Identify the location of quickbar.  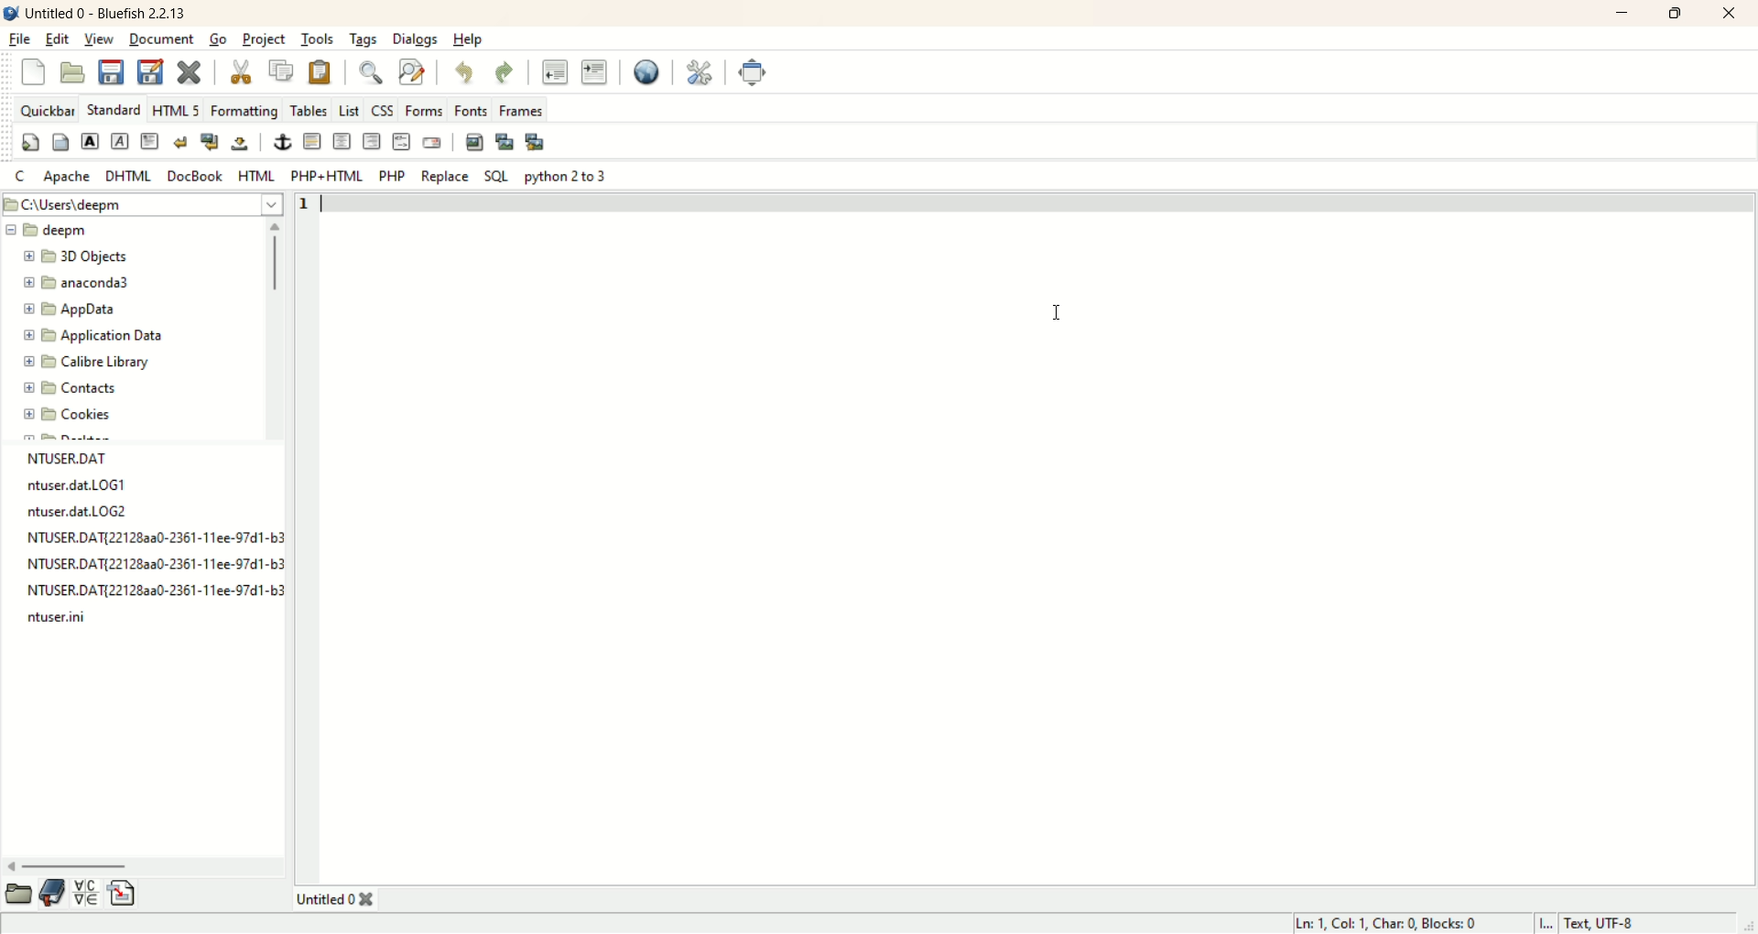
(49, 111).